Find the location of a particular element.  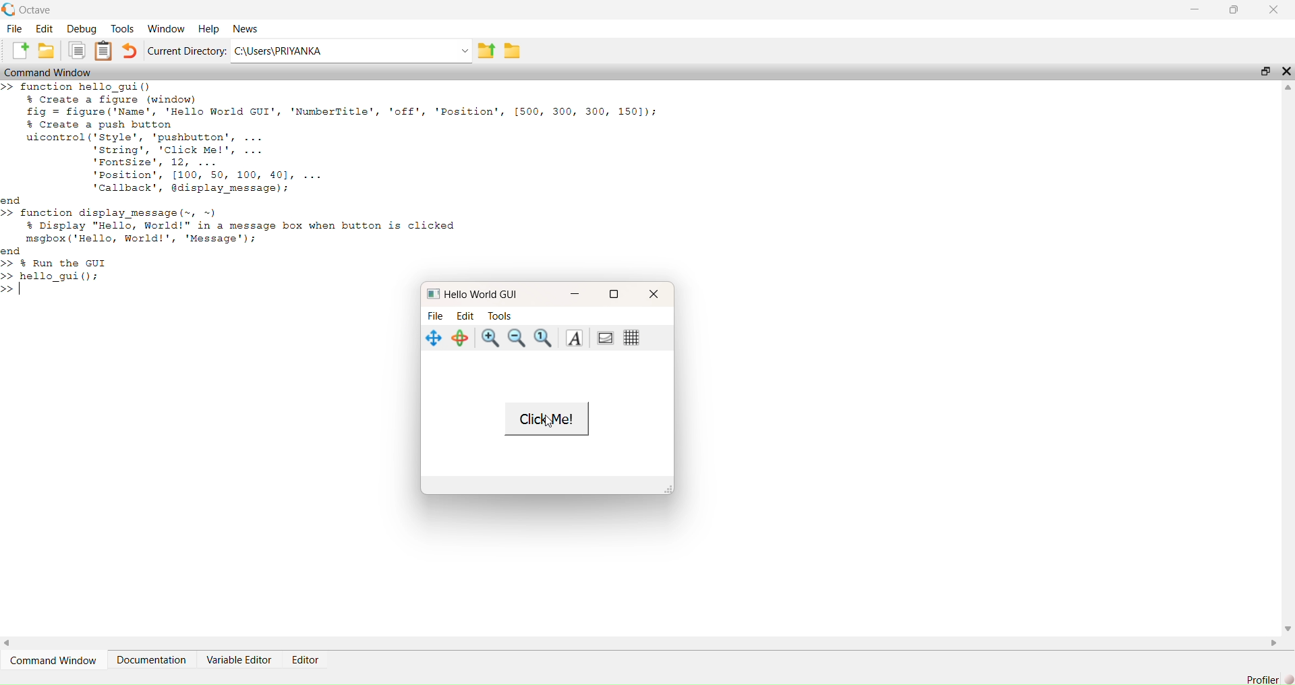

save is located at coordinates (47, 53).